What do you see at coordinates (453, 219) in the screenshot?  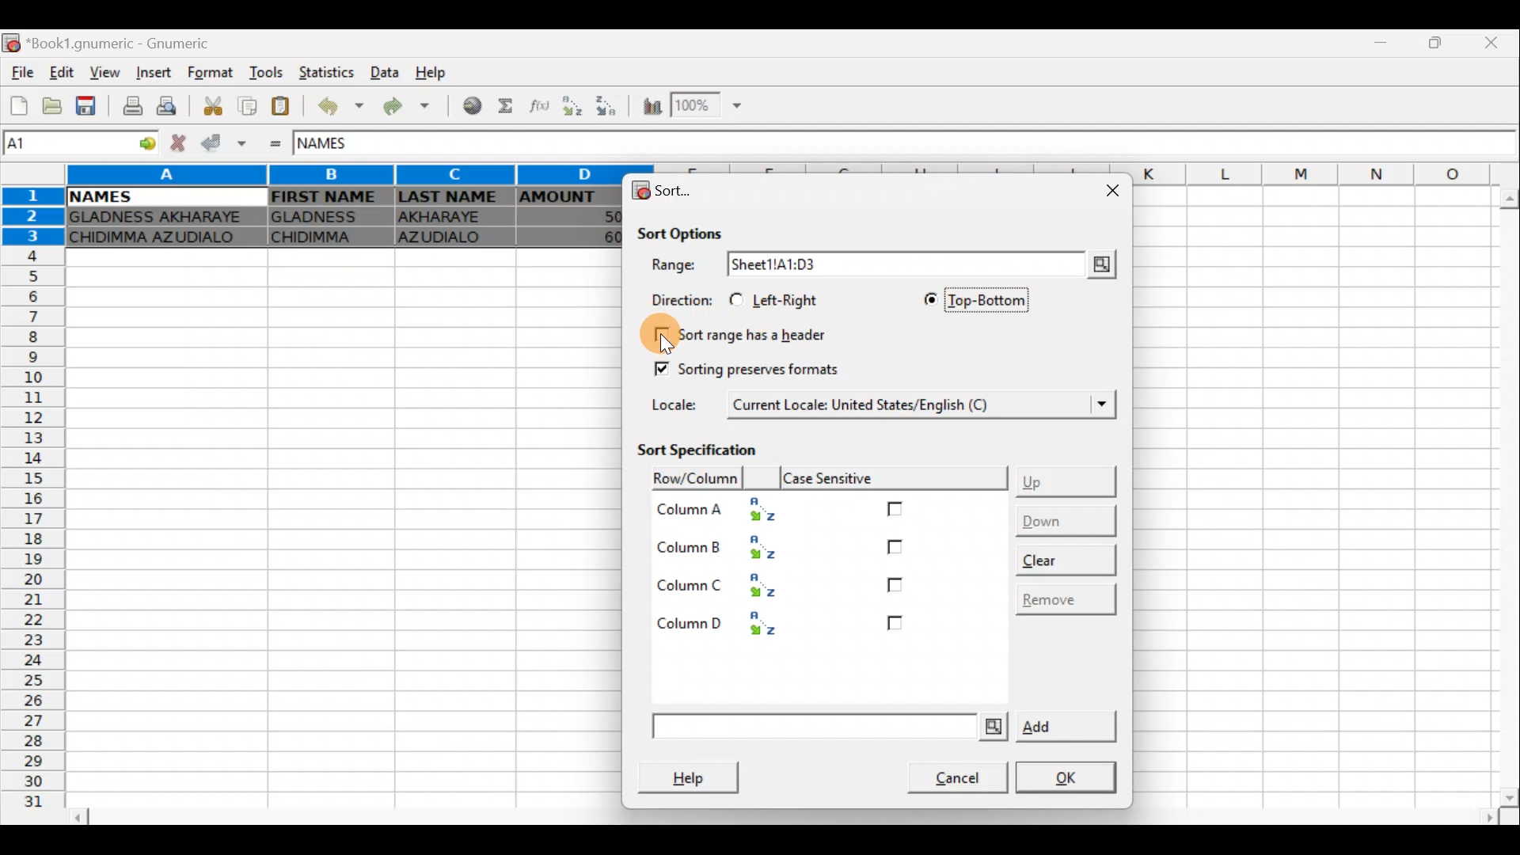 I see `AKHARAYE` at bounding box center [453, 219].